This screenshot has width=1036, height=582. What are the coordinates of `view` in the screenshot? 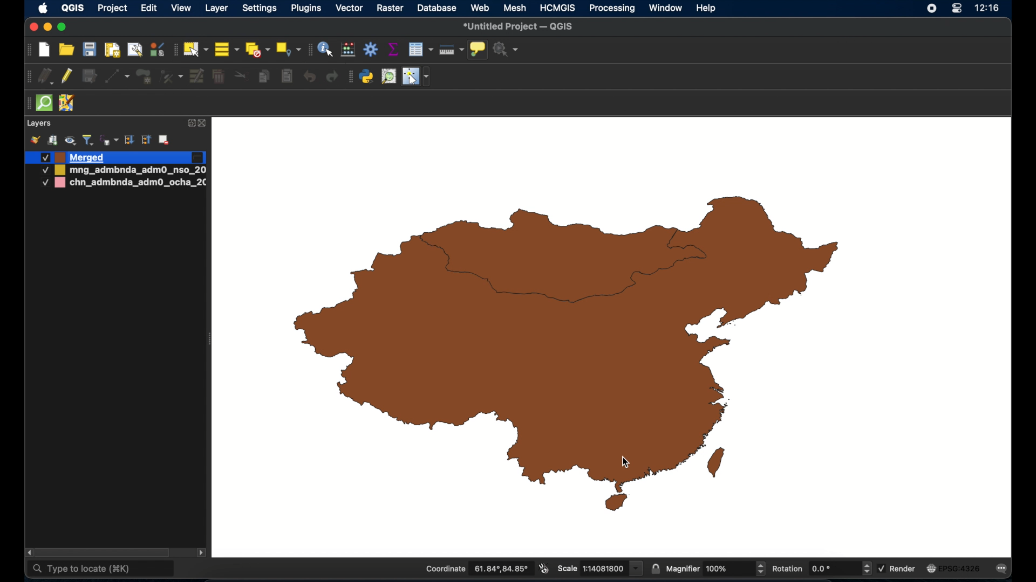 It's located at (181, 9).